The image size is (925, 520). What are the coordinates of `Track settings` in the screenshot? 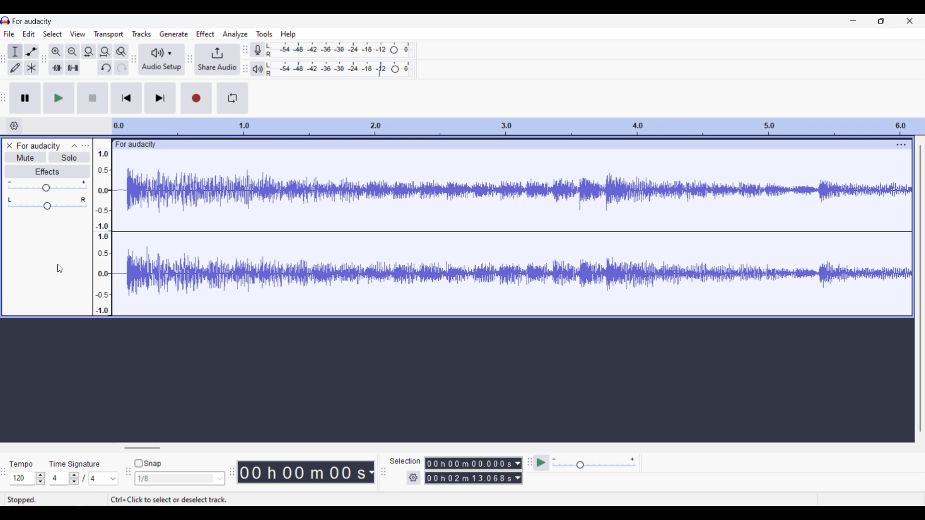 It's located at (901, 144).